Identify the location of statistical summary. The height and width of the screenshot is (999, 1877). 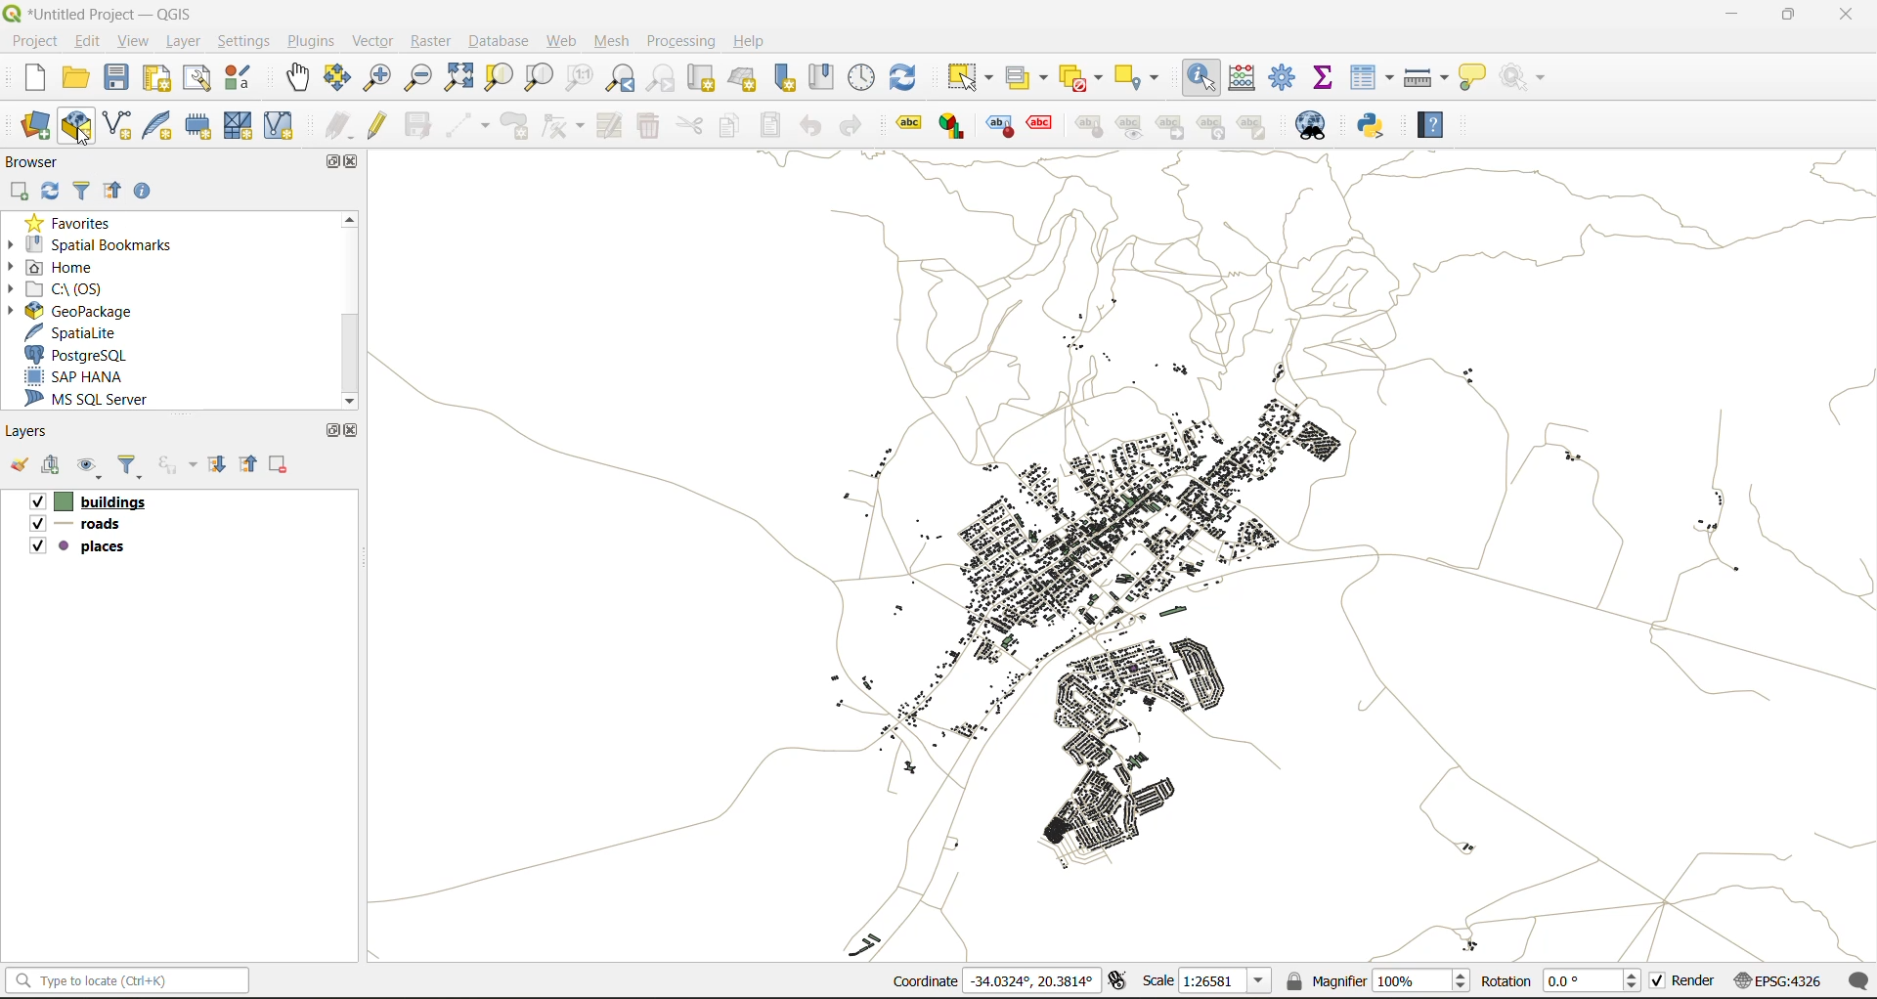
(1325, 78).